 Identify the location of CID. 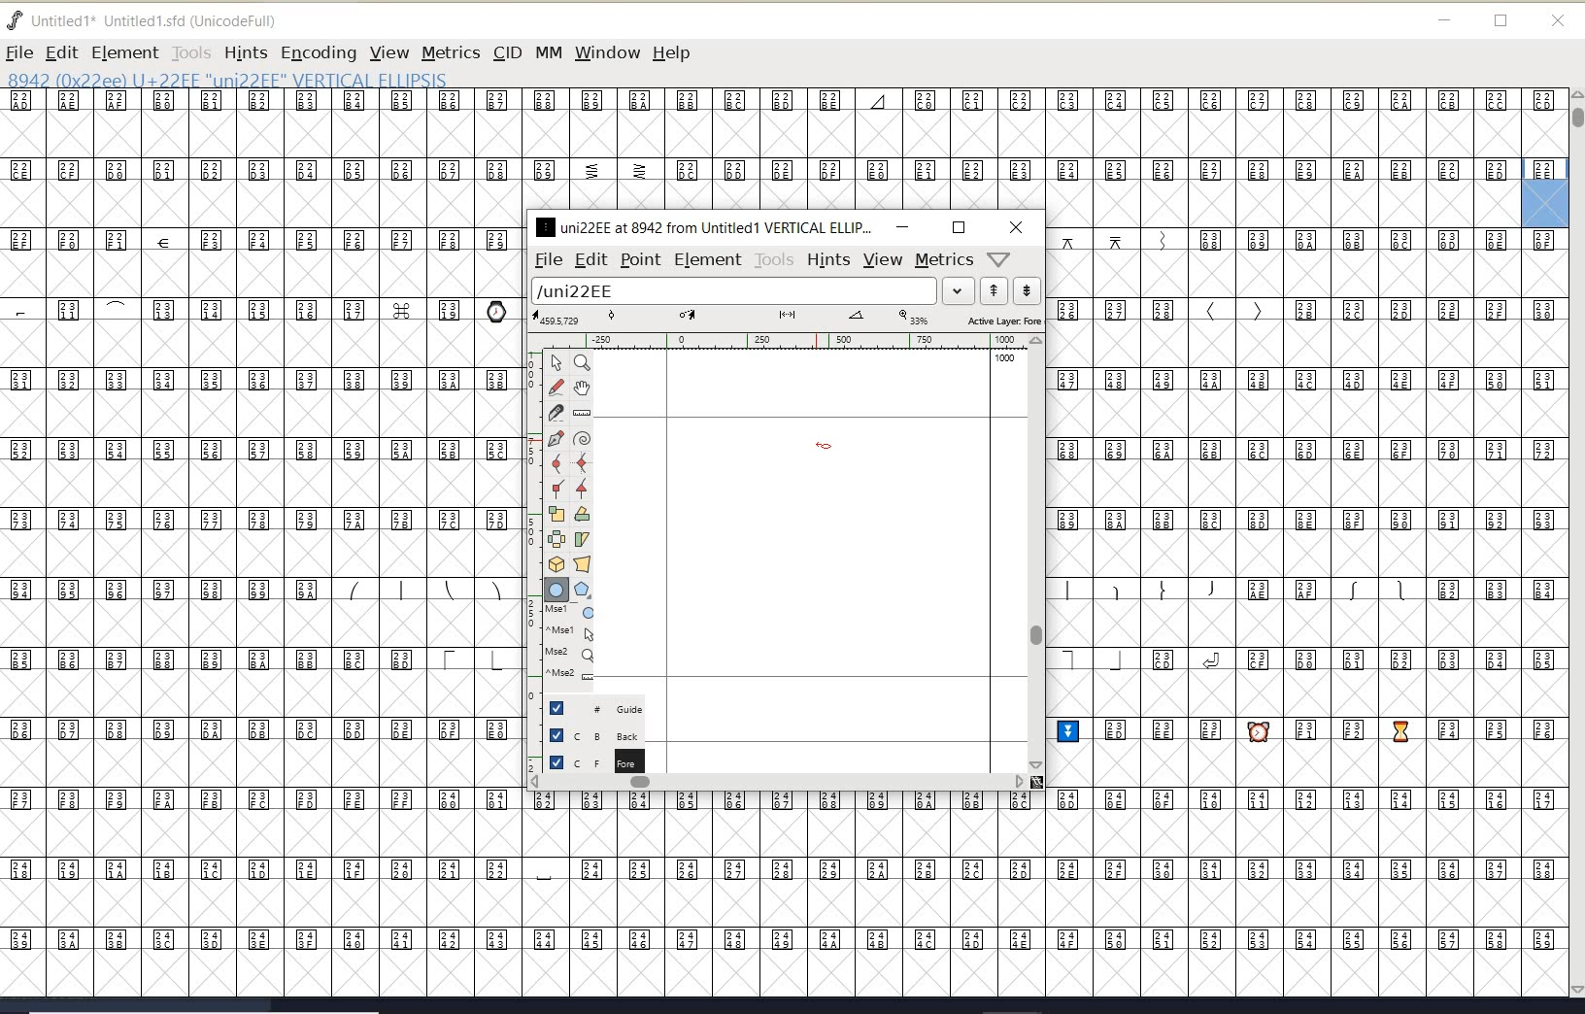
(506, 52).